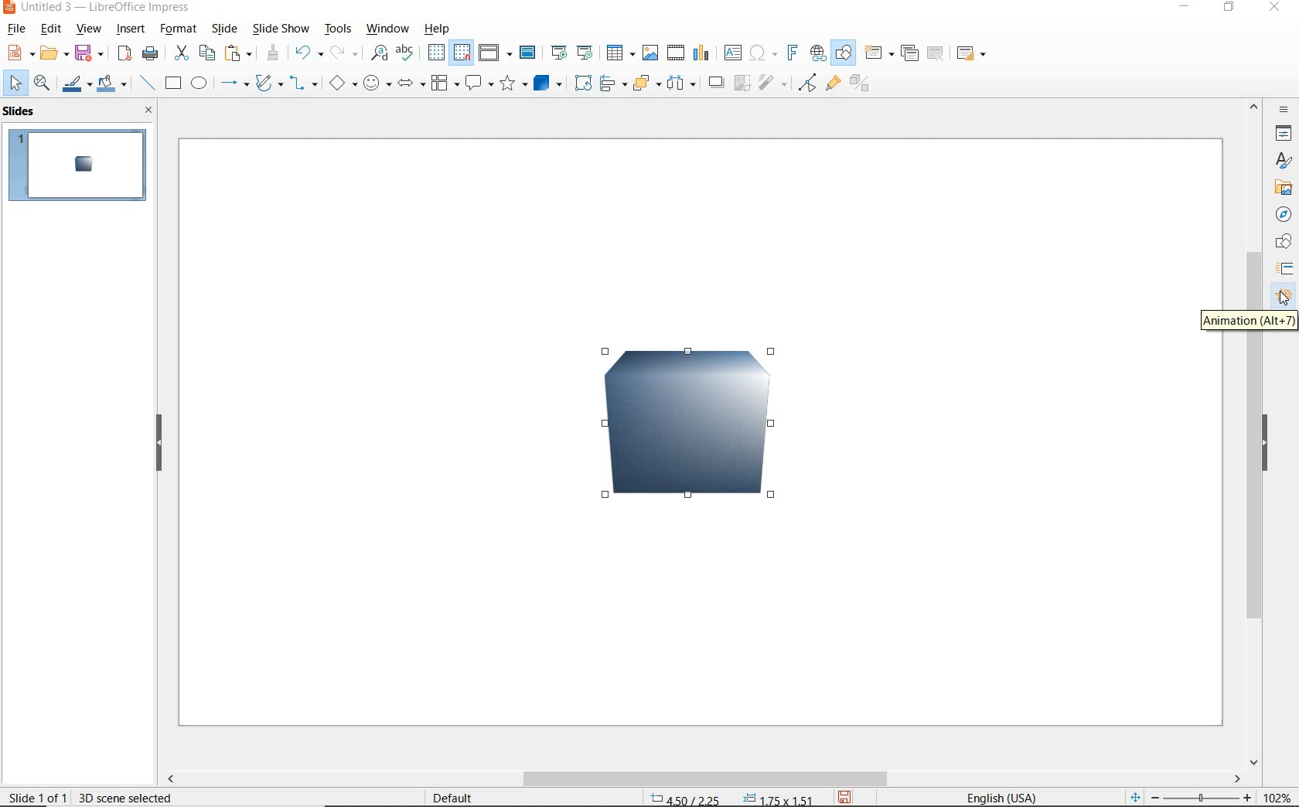  What do you see at coordinates (182, 53) in the screenshot?
I see `cut` at bounding box center [182, 53].